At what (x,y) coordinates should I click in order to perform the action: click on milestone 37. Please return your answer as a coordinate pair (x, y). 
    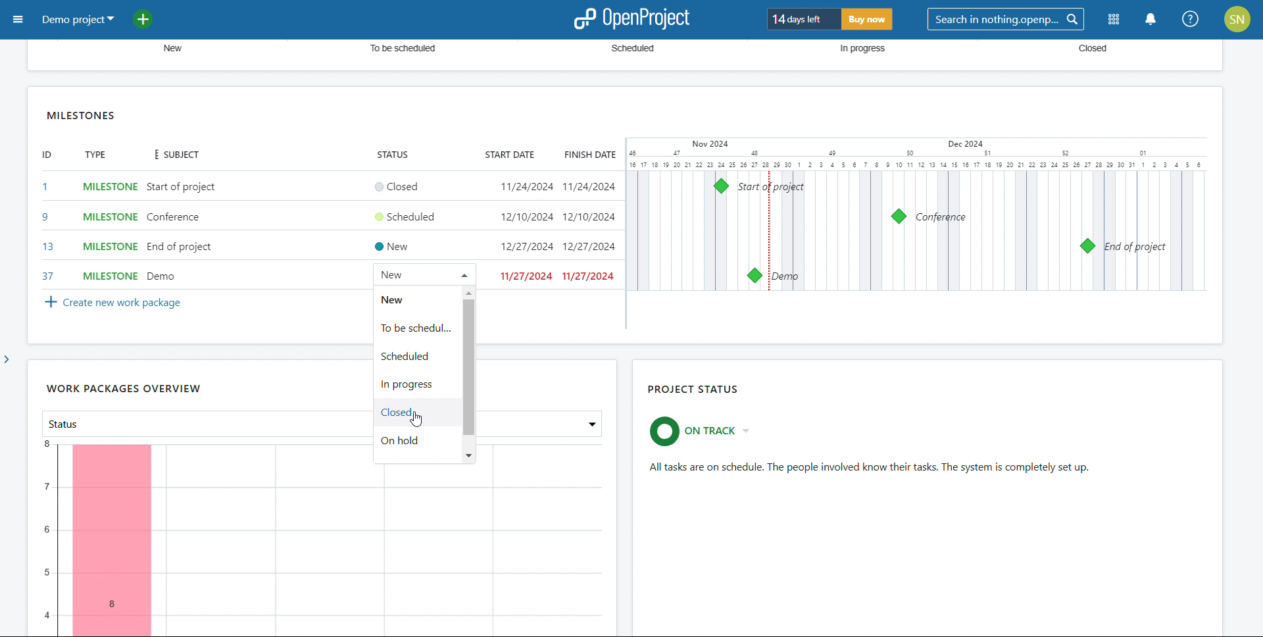
    Looking at the image, I should click on (754, 275).